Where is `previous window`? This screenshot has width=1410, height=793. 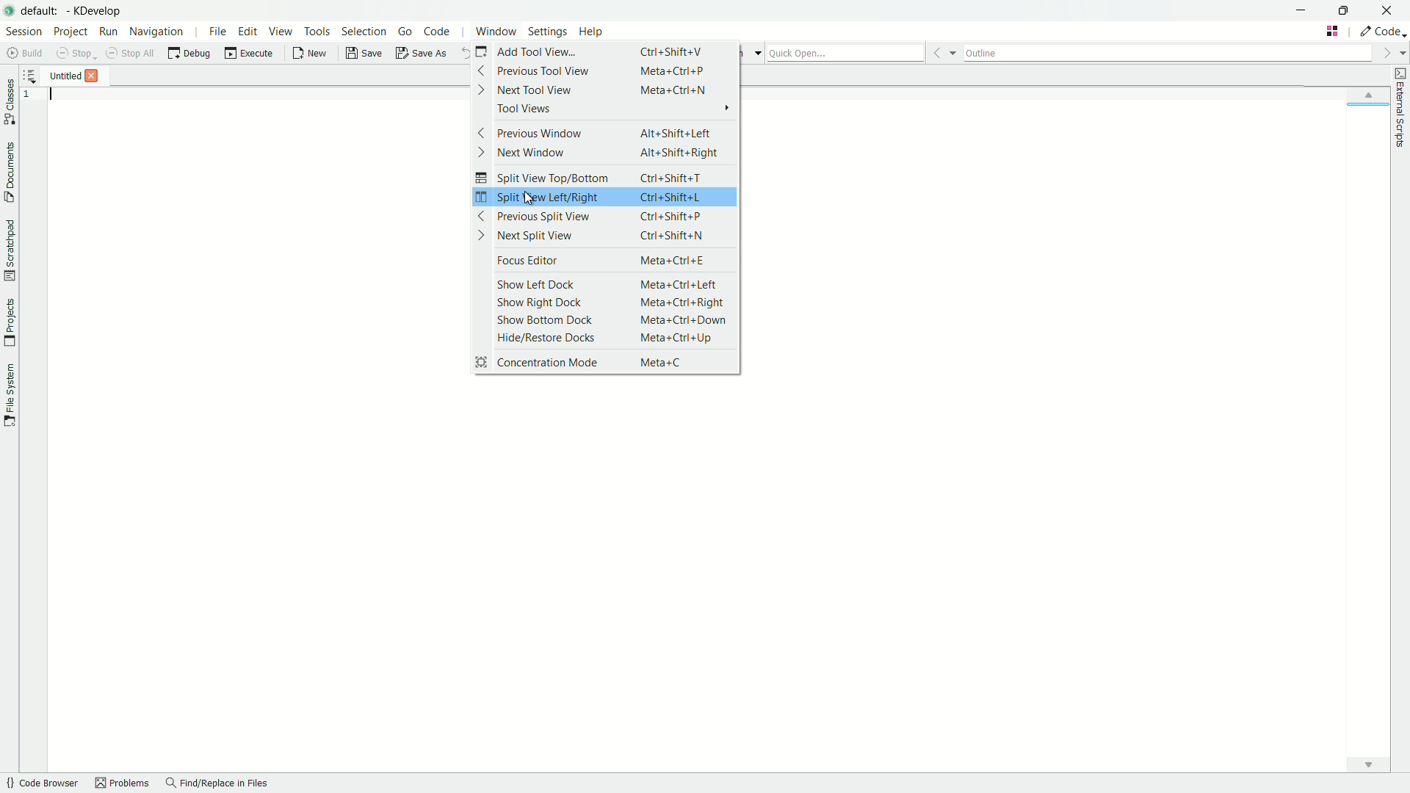
previous window is located at coordinates (547, 133).